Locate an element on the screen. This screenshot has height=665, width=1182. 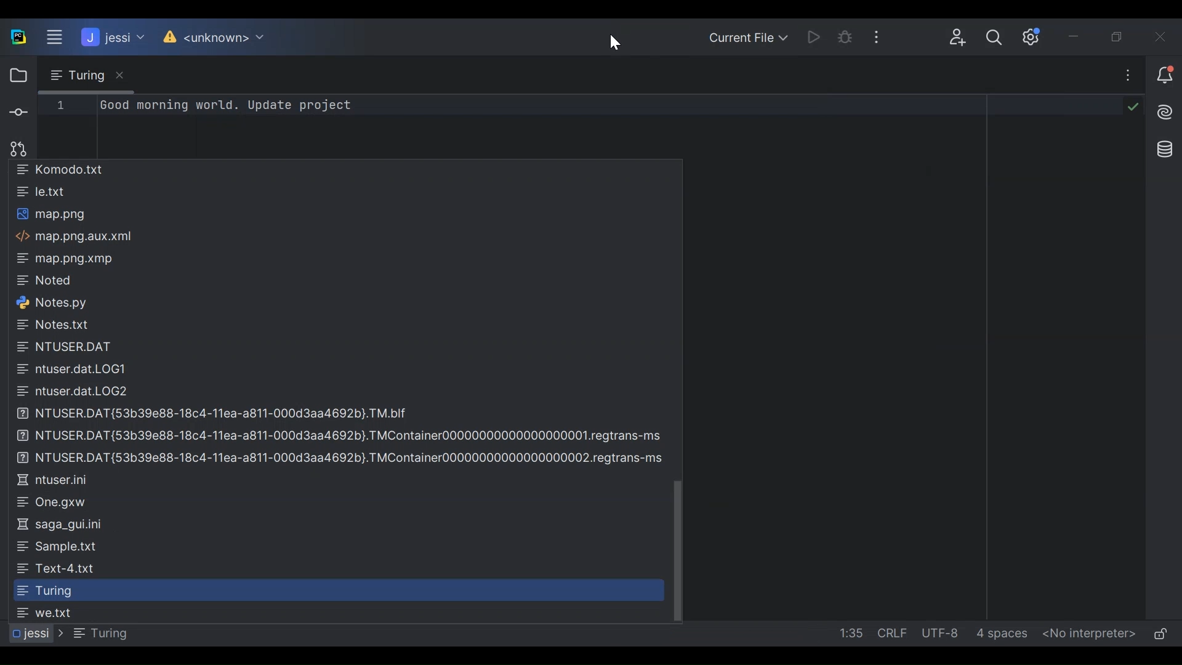
Current File is located at coordinates (749, 36).